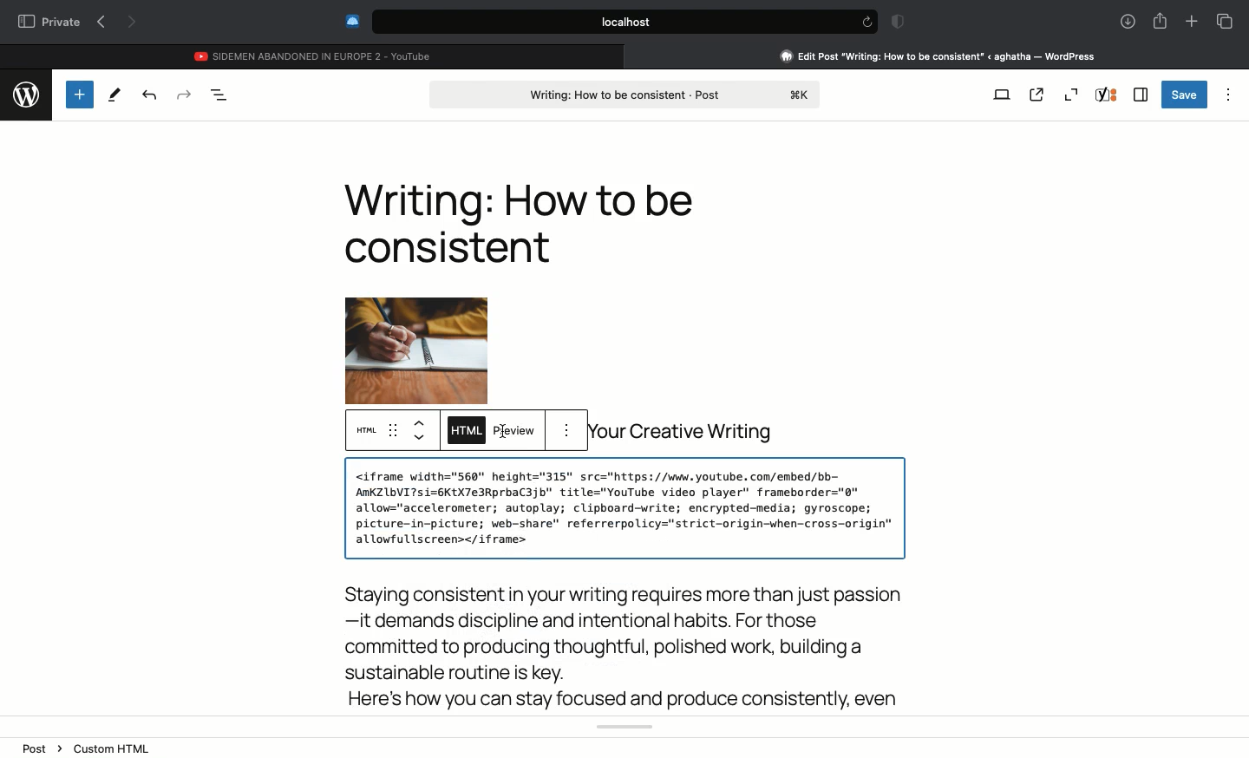 The image size is (1249, 758). What do you see at coordinates (1225, 21) in the screenshot?
I see `Tabs` at bounding box center [1225, 21].